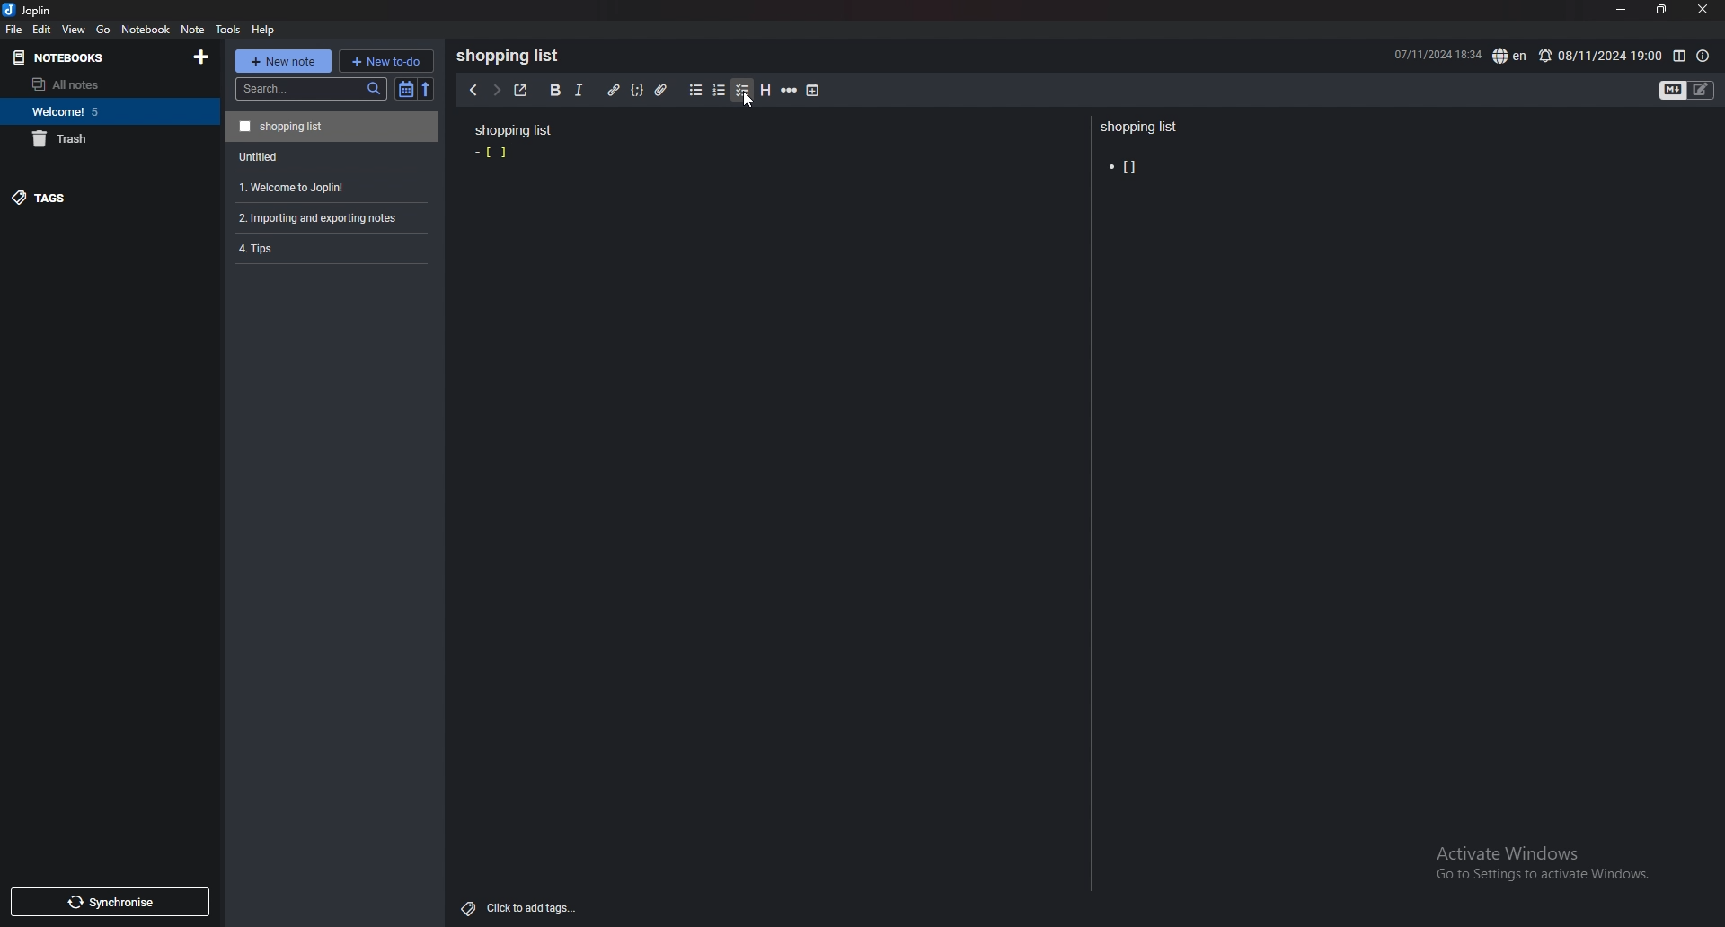 This screenshot has height=927, width=1725. Describe the element at coordinates (14, 30) in the screenshot. I see `file` at that location.